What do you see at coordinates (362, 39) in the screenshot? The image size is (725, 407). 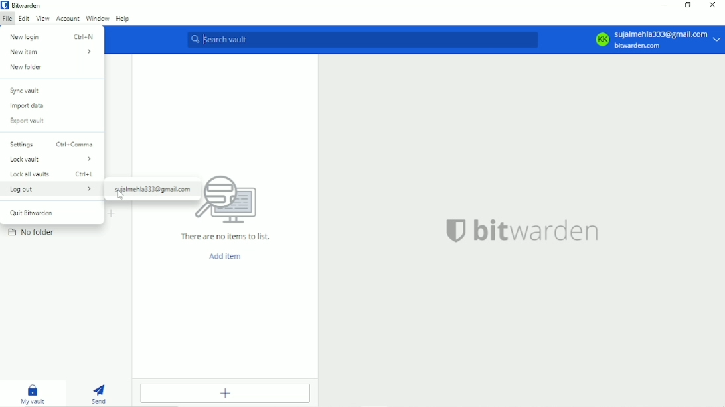 I see `Search vault` at bounding box center [362, 39].